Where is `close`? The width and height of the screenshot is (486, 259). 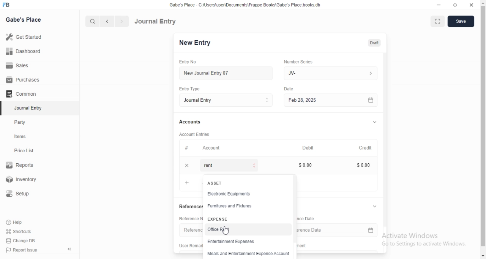
close is located at coordinates (471, 5).